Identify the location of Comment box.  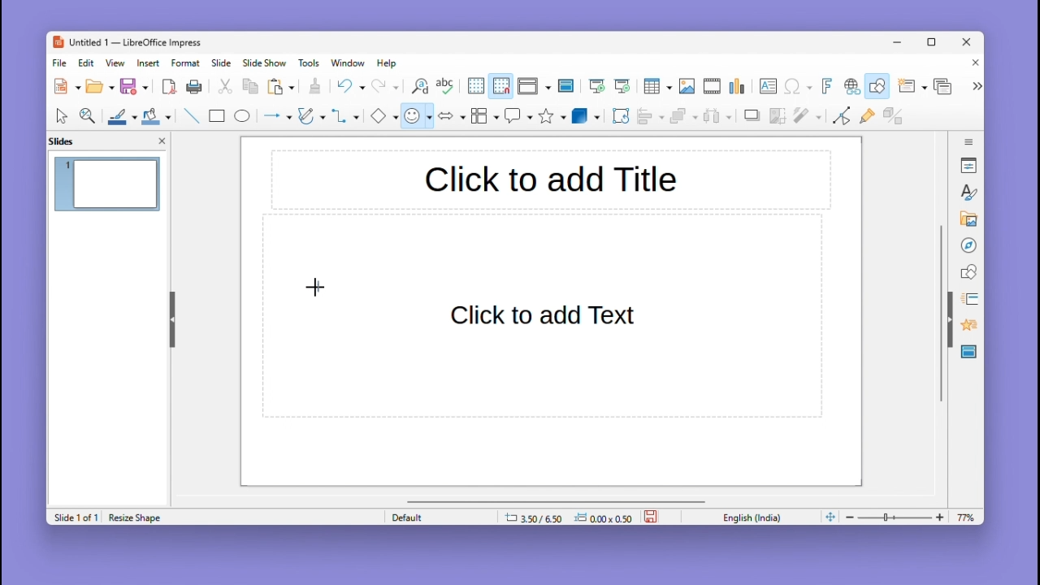
(518, 115).